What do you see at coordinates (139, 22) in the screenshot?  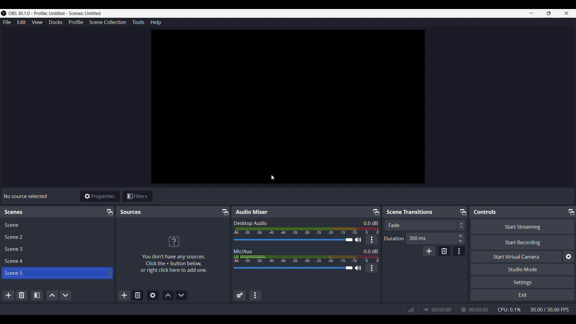 I see `Tools` at bounding box center [139, 22].